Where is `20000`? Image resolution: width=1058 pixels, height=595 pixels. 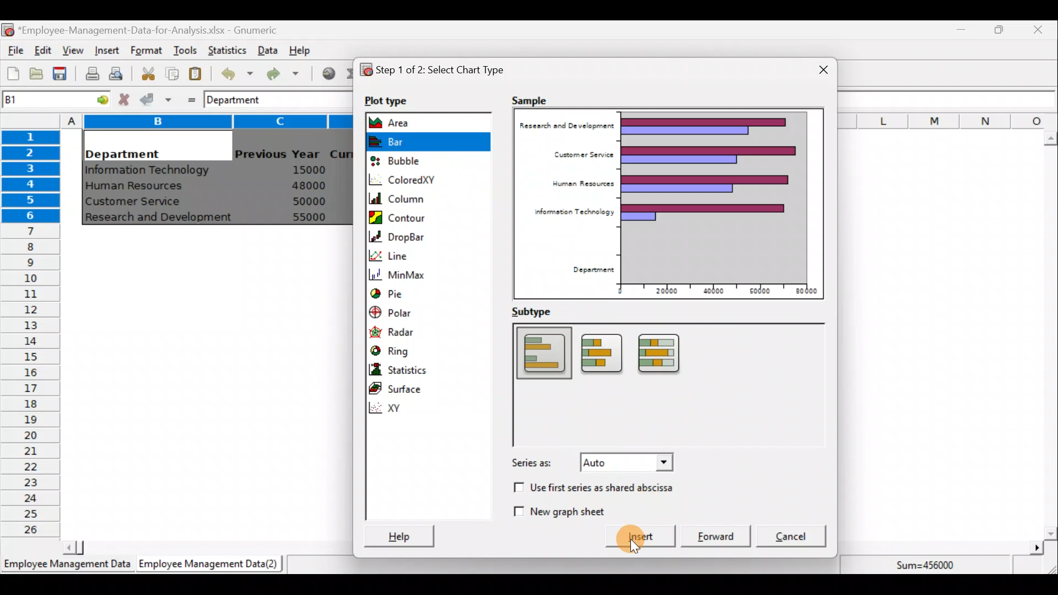
20000 is located at coordinates (668, 289).